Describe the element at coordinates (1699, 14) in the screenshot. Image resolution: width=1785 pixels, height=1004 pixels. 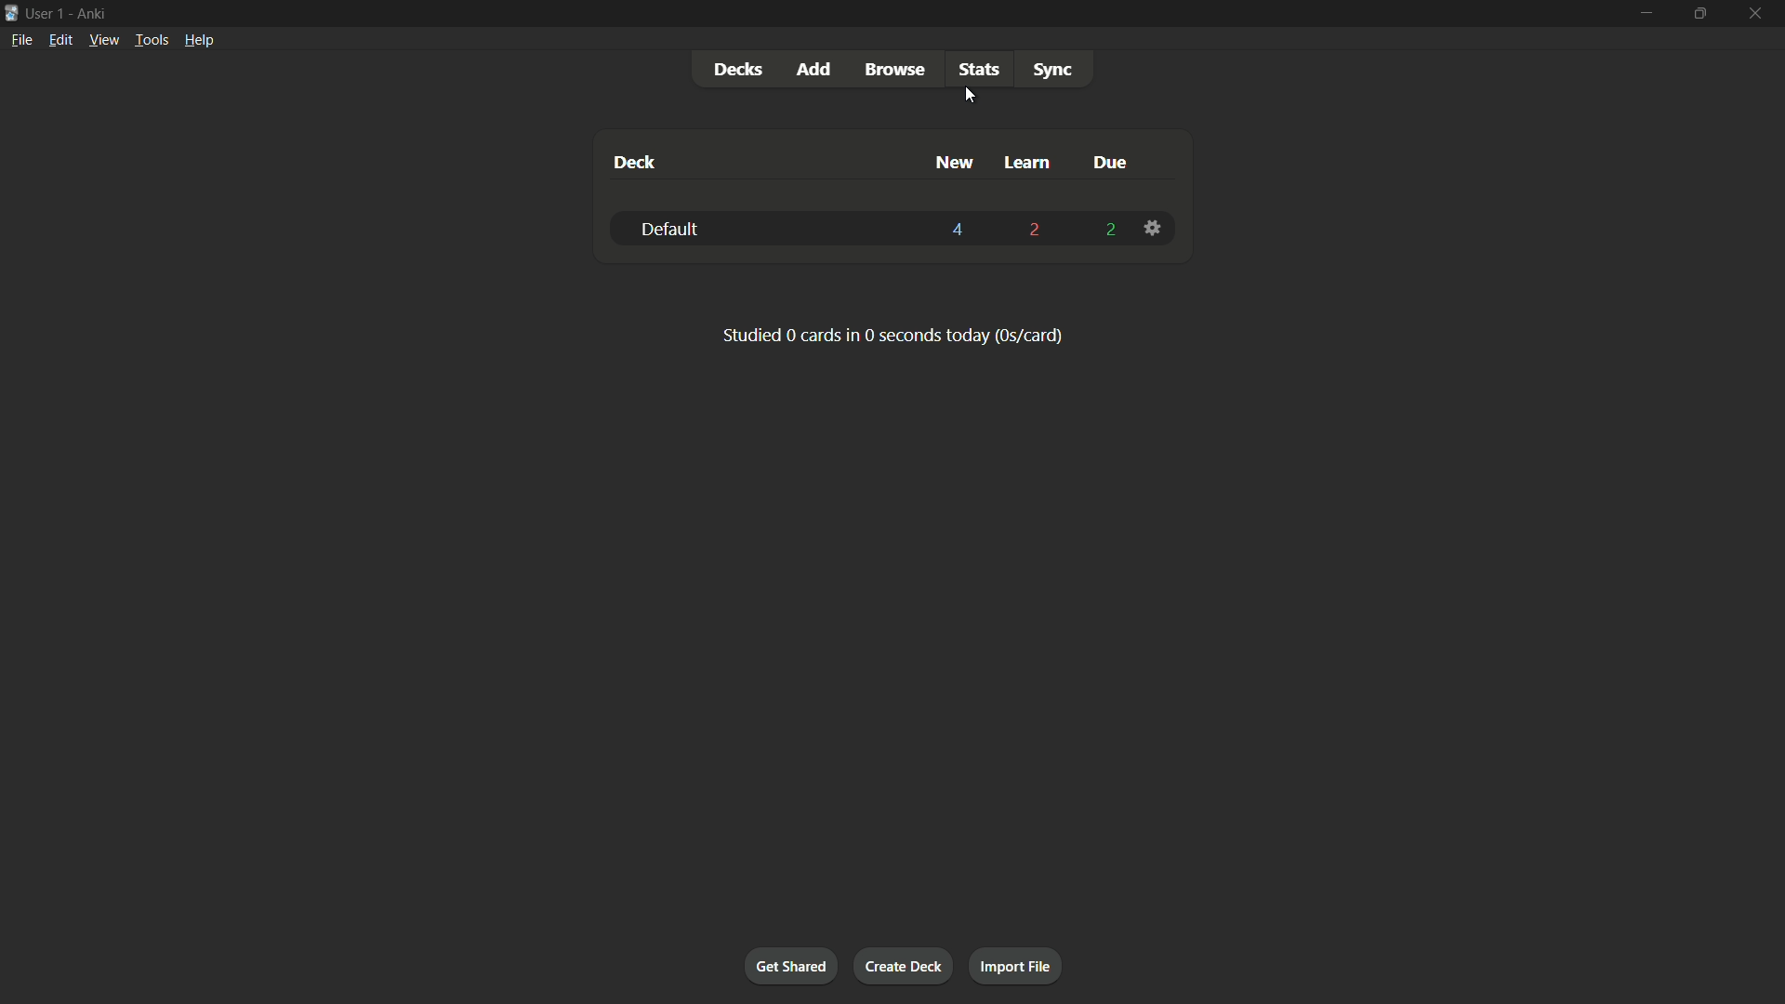
I see `maximize` at that location.